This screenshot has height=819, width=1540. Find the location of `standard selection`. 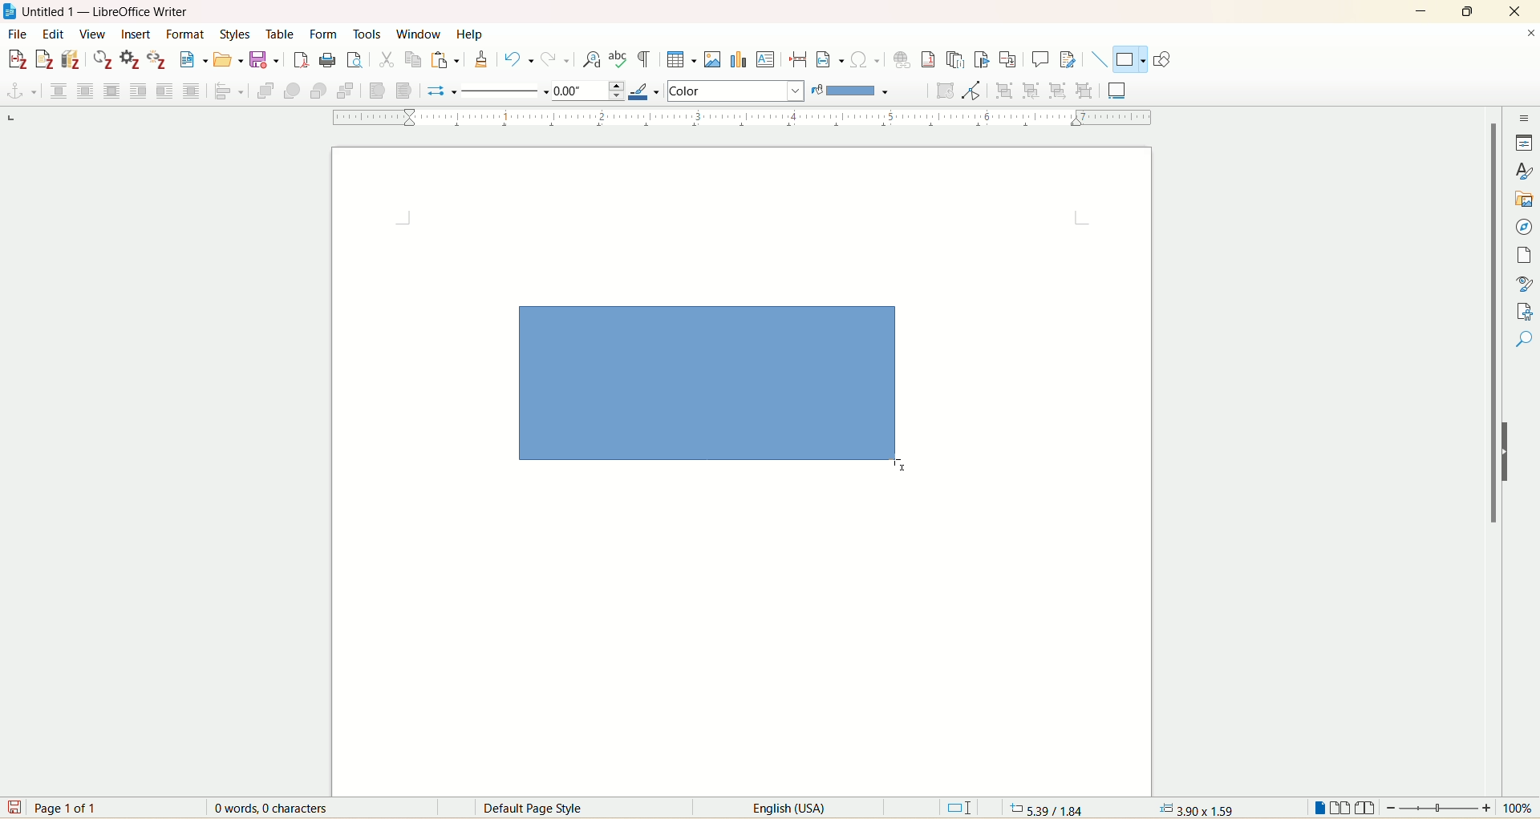

standard selection is located at coordinates (960, 807).